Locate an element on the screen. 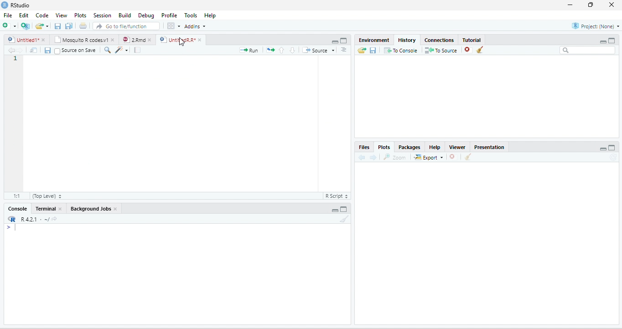  Viewer is located at coordinates (458, 147).